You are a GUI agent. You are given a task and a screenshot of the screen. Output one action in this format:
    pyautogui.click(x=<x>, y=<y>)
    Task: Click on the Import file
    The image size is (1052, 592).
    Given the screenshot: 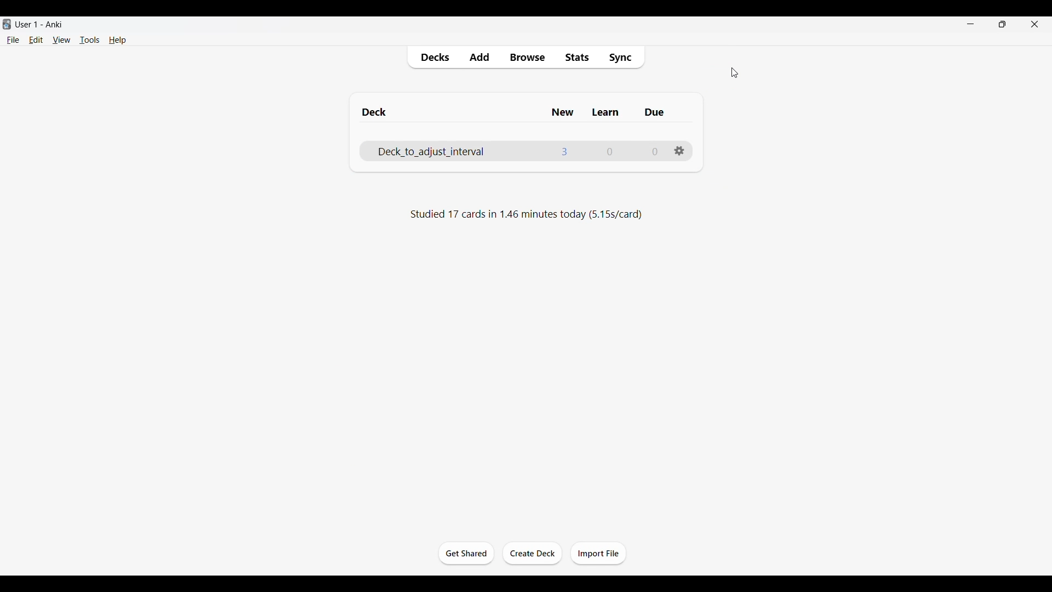 What is the action you would take?
    pyautogui.click(x=598, y=554)
    